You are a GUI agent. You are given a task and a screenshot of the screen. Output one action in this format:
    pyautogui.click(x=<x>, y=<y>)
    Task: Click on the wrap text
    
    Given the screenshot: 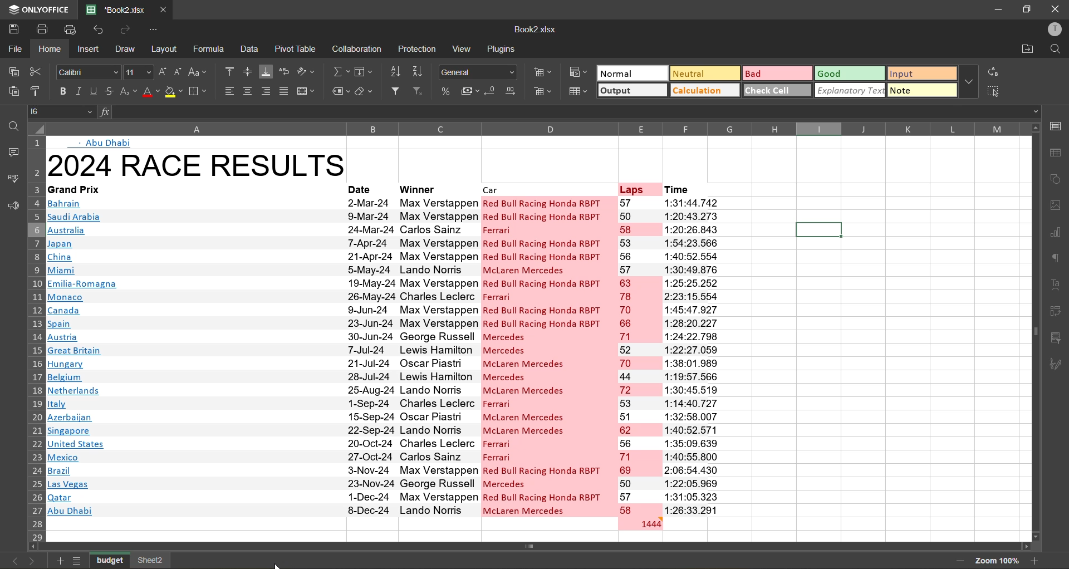 What is the action you would take?
    pyautogui.click(x=285, y=72)
    